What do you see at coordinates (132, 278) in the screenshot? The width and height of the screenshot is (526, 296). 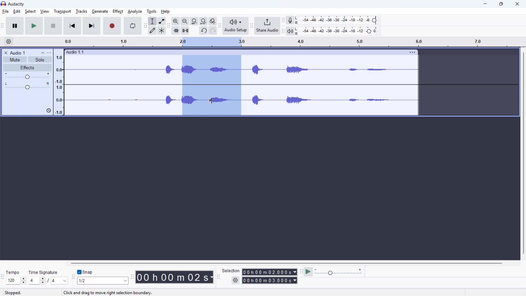 I see `Time toolbar ` at bounding box center [132, 278].